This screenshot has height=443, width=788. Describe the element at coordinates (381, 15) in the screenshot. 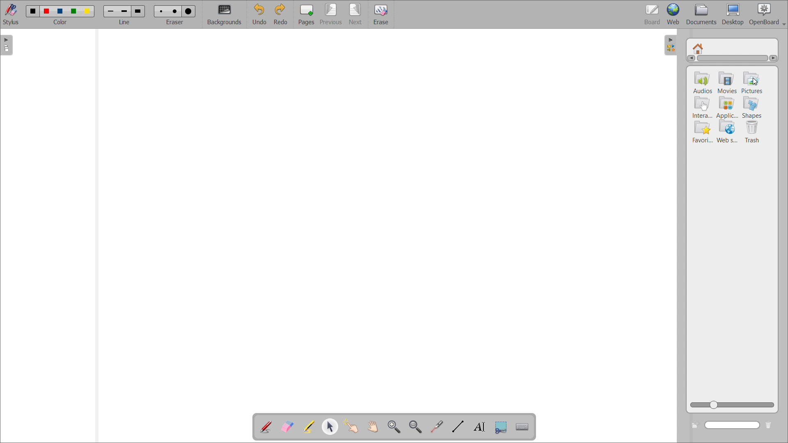

I see `erase` at that location.